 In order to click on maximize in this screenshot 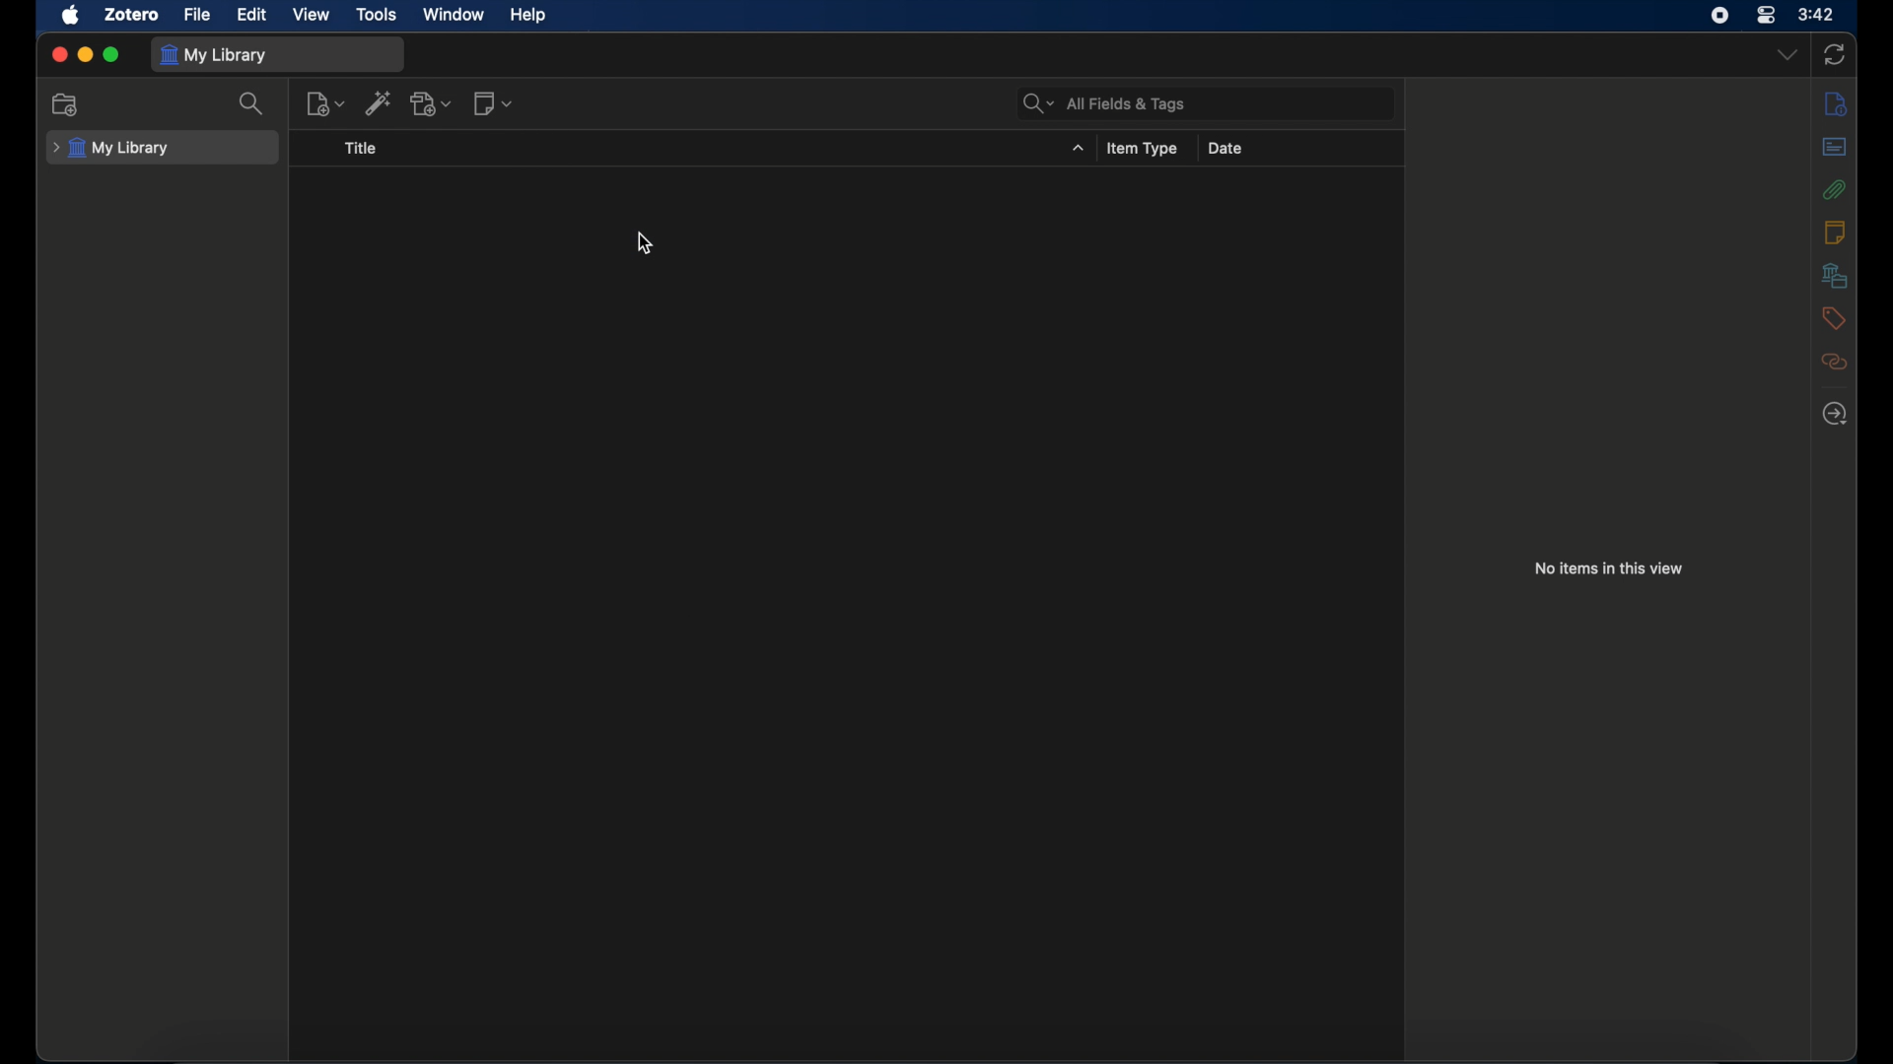, I will do `click(111, 55)`.